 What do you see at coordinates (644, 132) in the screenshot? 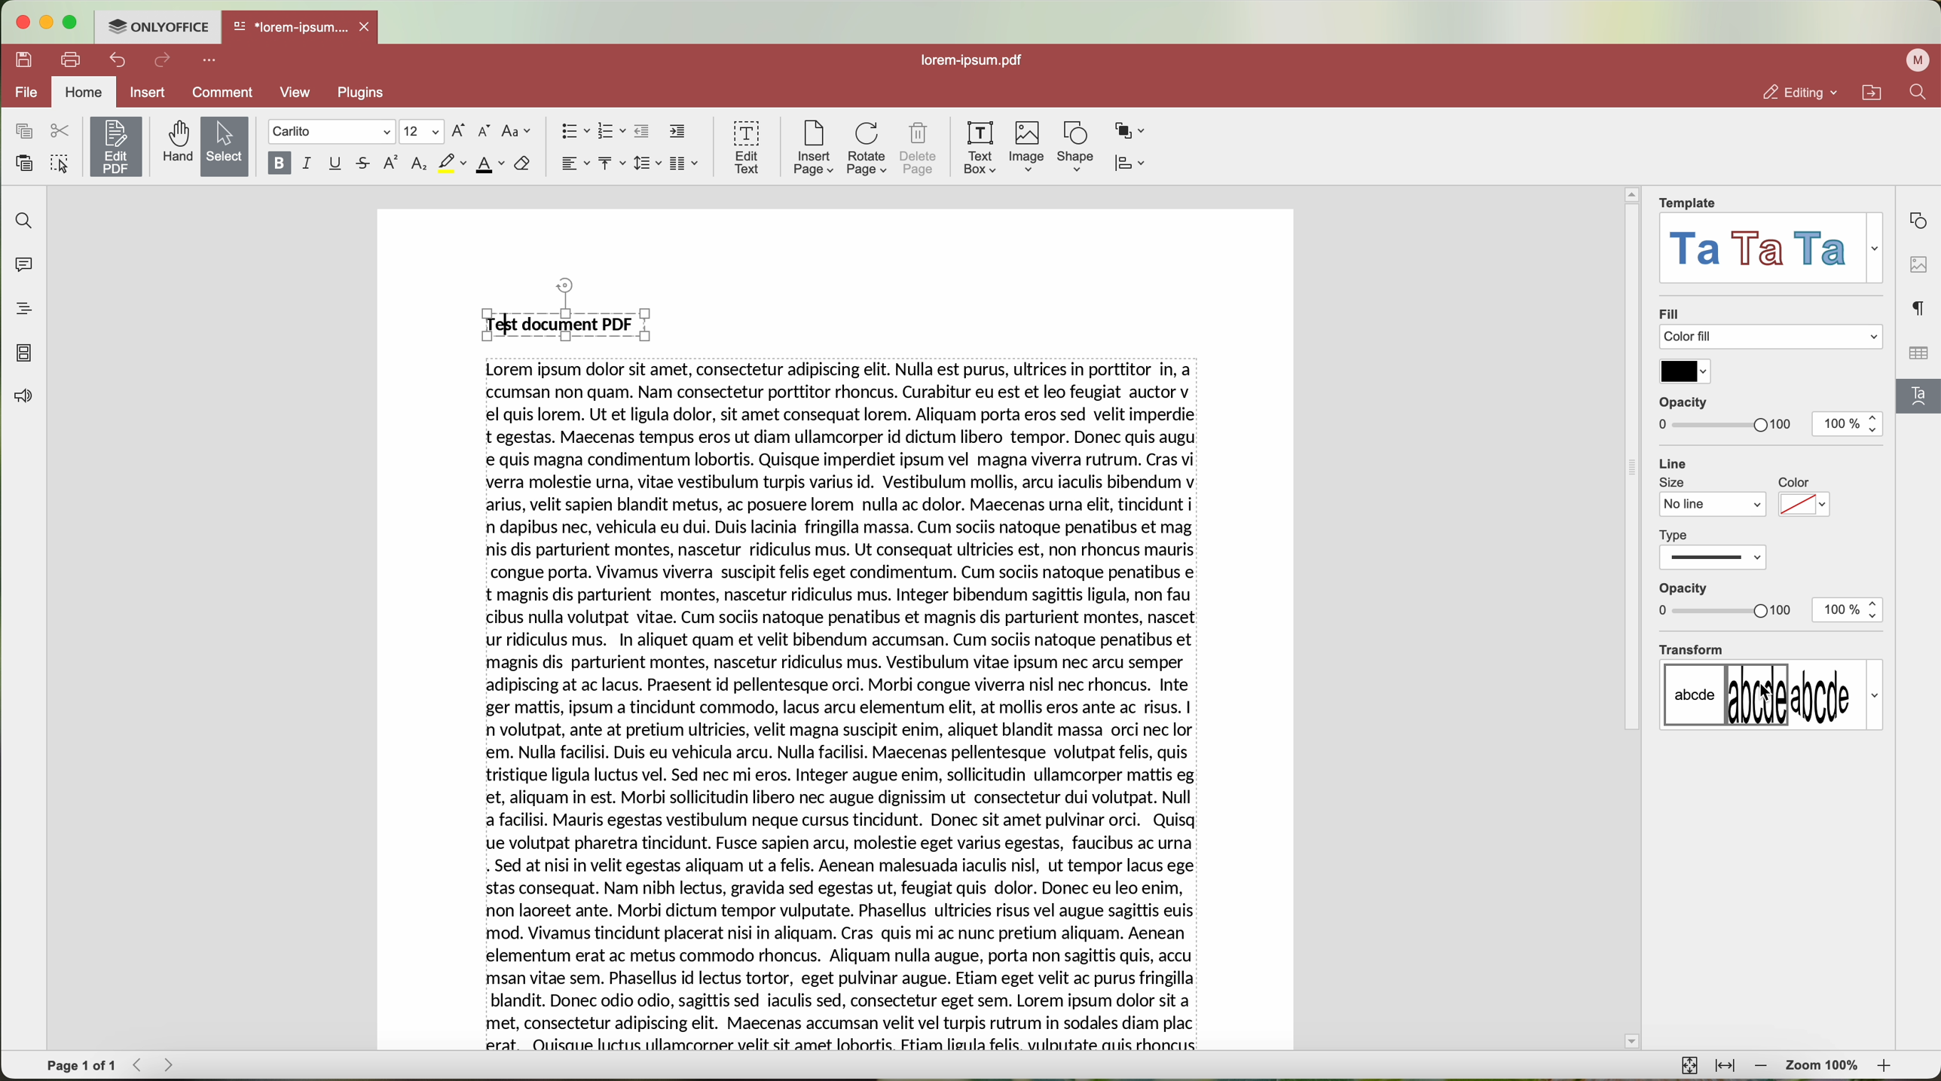
I see `decrease indent` at bounding box center [644, 132].